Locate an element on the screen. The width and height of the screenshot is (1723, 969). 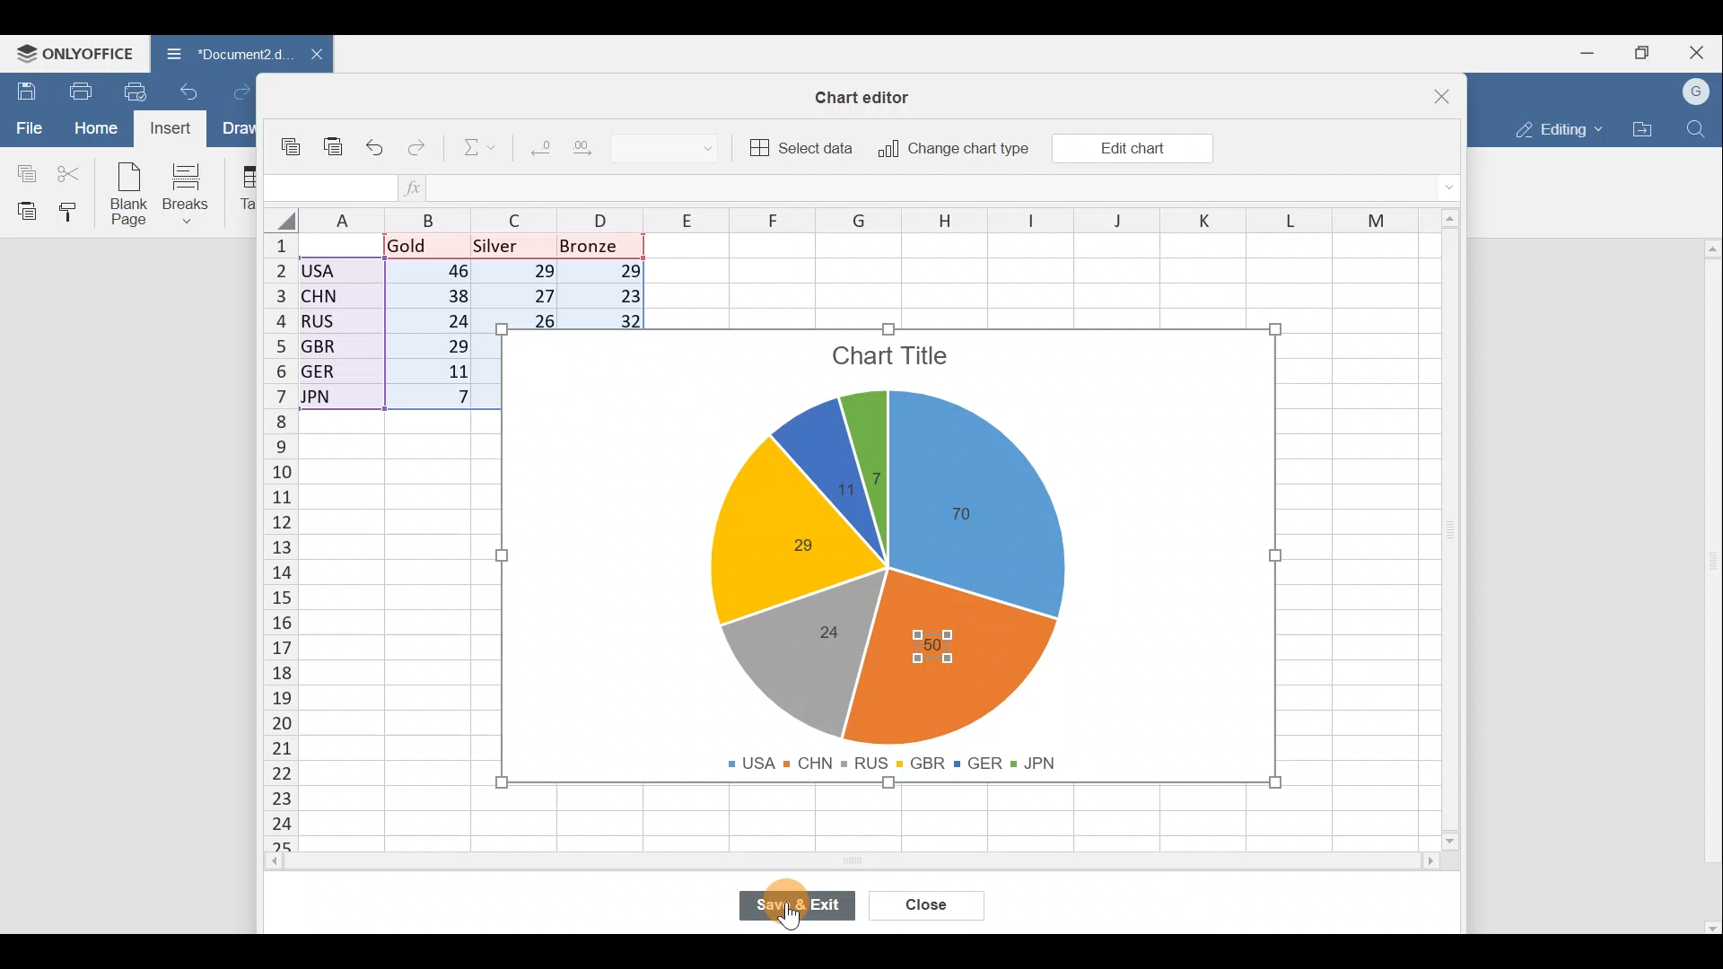
Copy is located at coordinates (22, 170).